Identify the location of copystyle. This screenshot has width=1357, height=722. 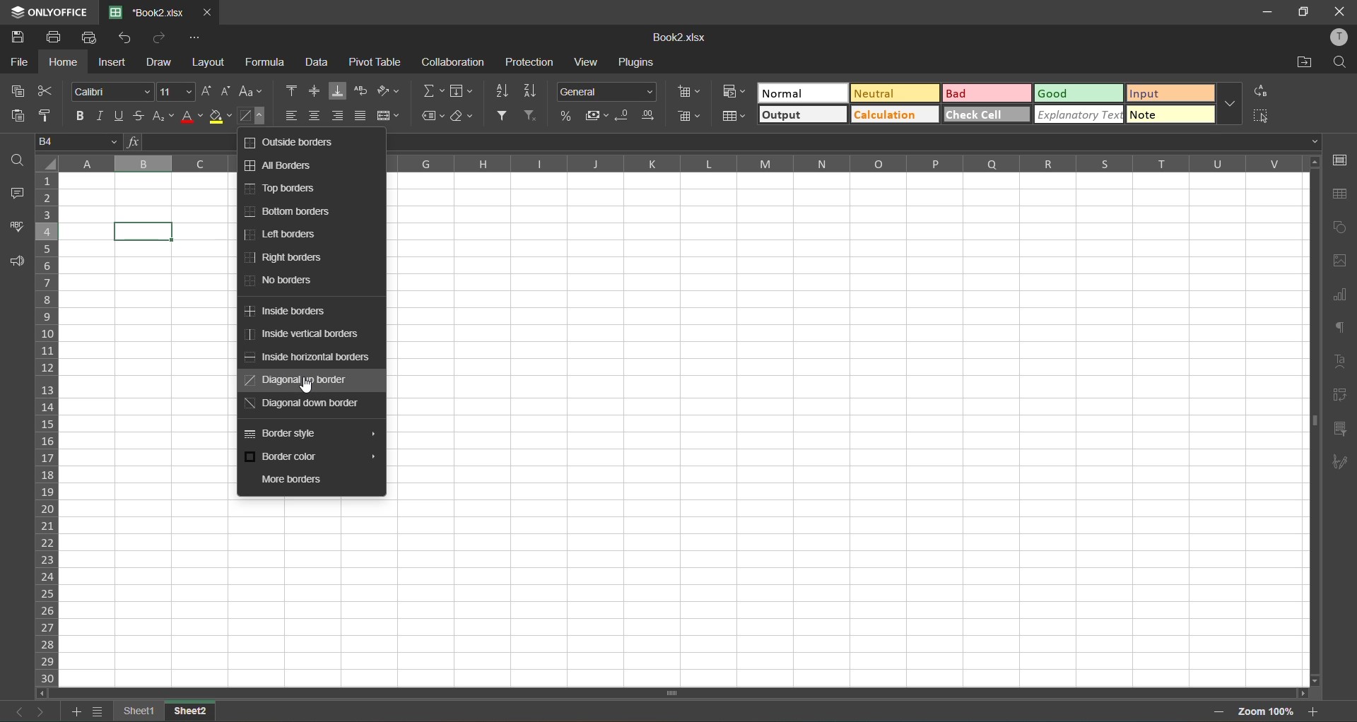
(46, 112).